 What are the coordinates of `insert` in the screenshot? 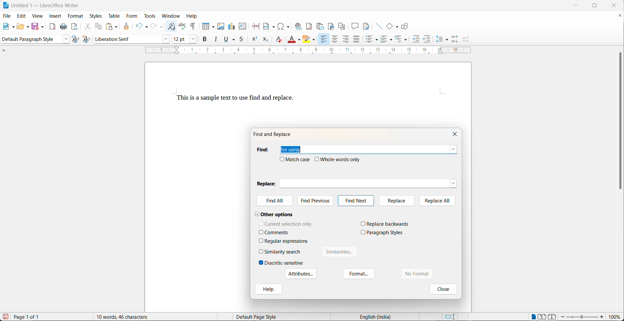 It's located at (55, 16).